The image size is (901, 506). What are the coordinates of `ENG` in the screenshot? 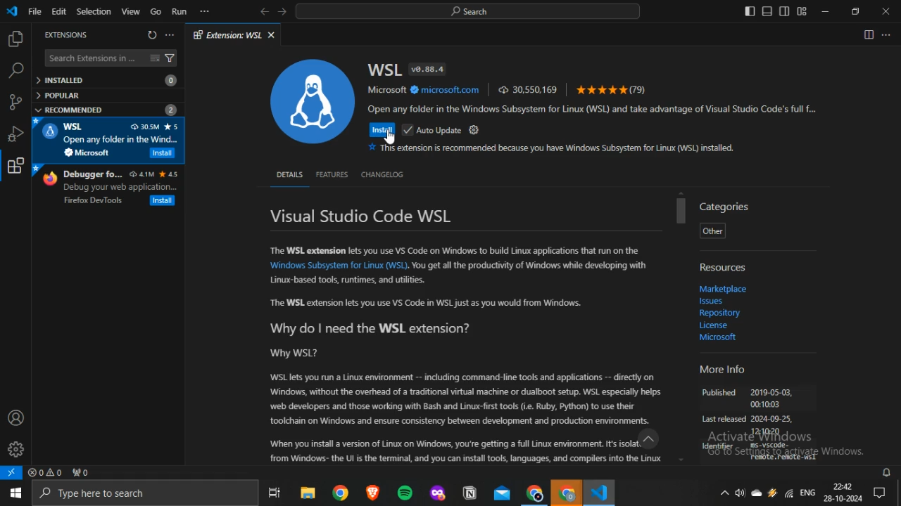 It's located at (807, 492).